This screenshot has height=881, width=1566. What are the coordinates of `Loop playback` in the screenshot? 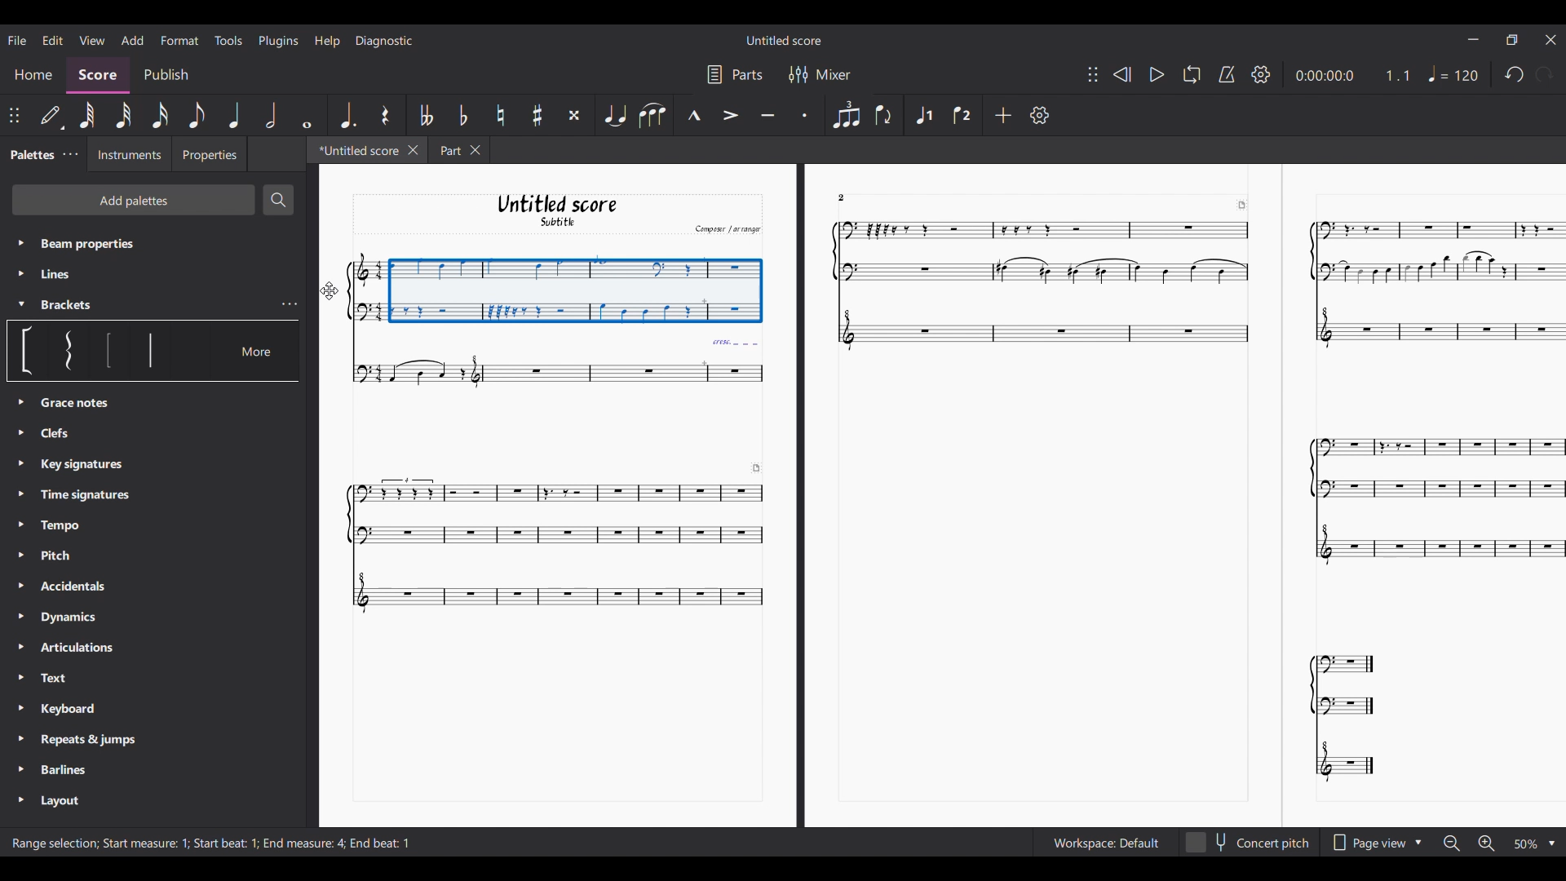 It's located at (1191, 75).